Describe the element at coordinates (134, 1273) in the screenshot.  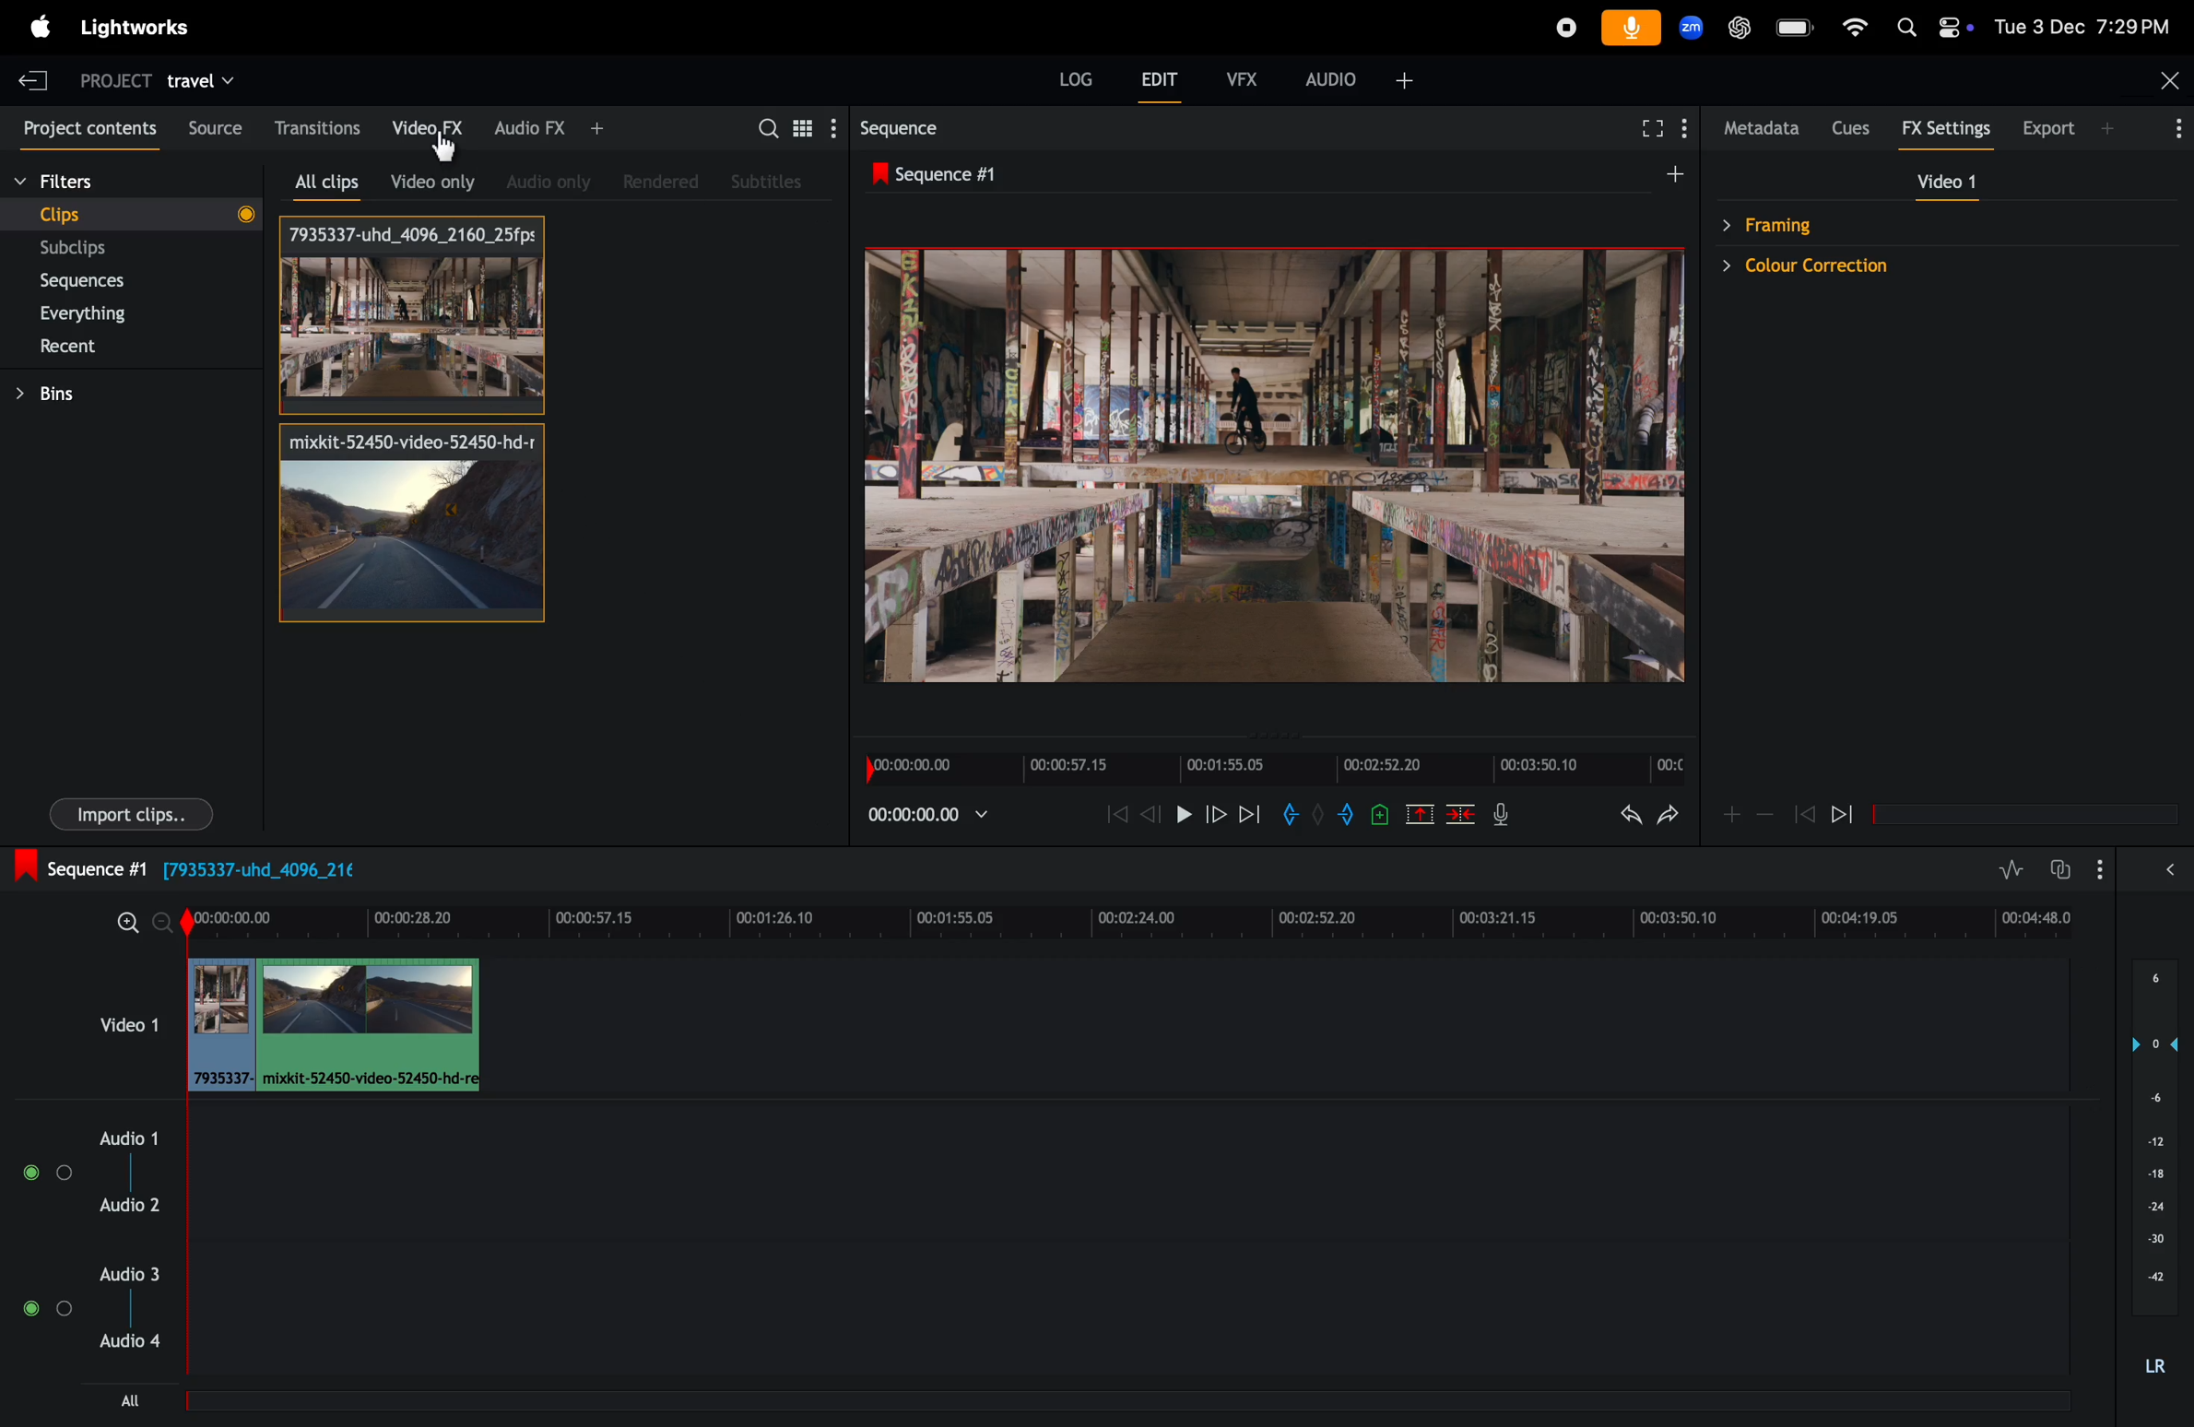
I see `audio 3` at that location.